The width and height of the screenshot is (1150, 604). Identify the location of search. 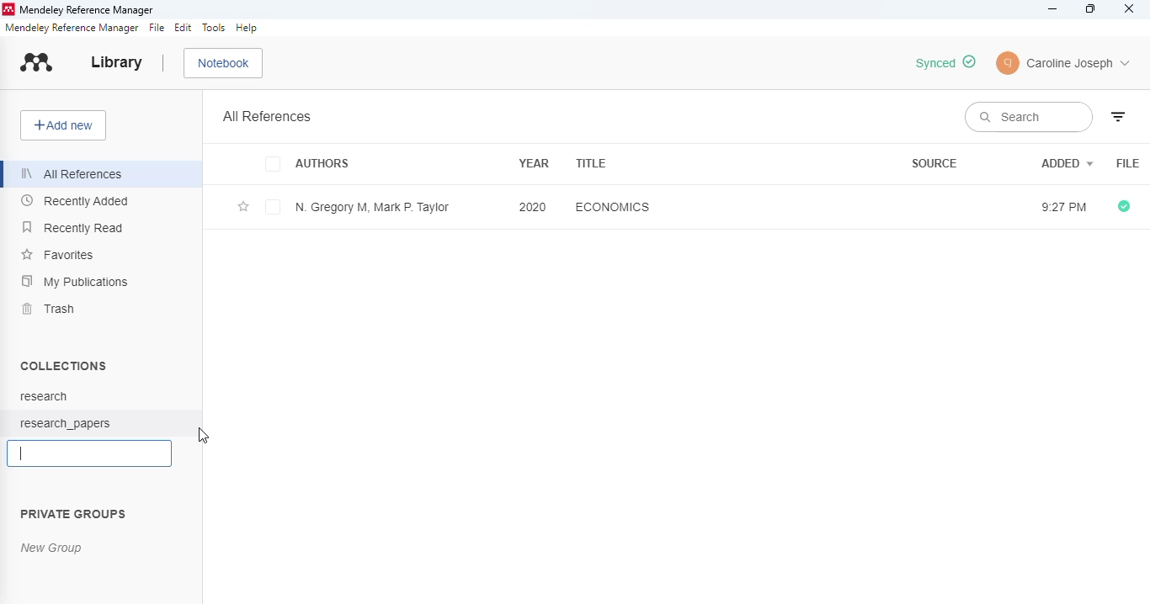
(1028, 117).